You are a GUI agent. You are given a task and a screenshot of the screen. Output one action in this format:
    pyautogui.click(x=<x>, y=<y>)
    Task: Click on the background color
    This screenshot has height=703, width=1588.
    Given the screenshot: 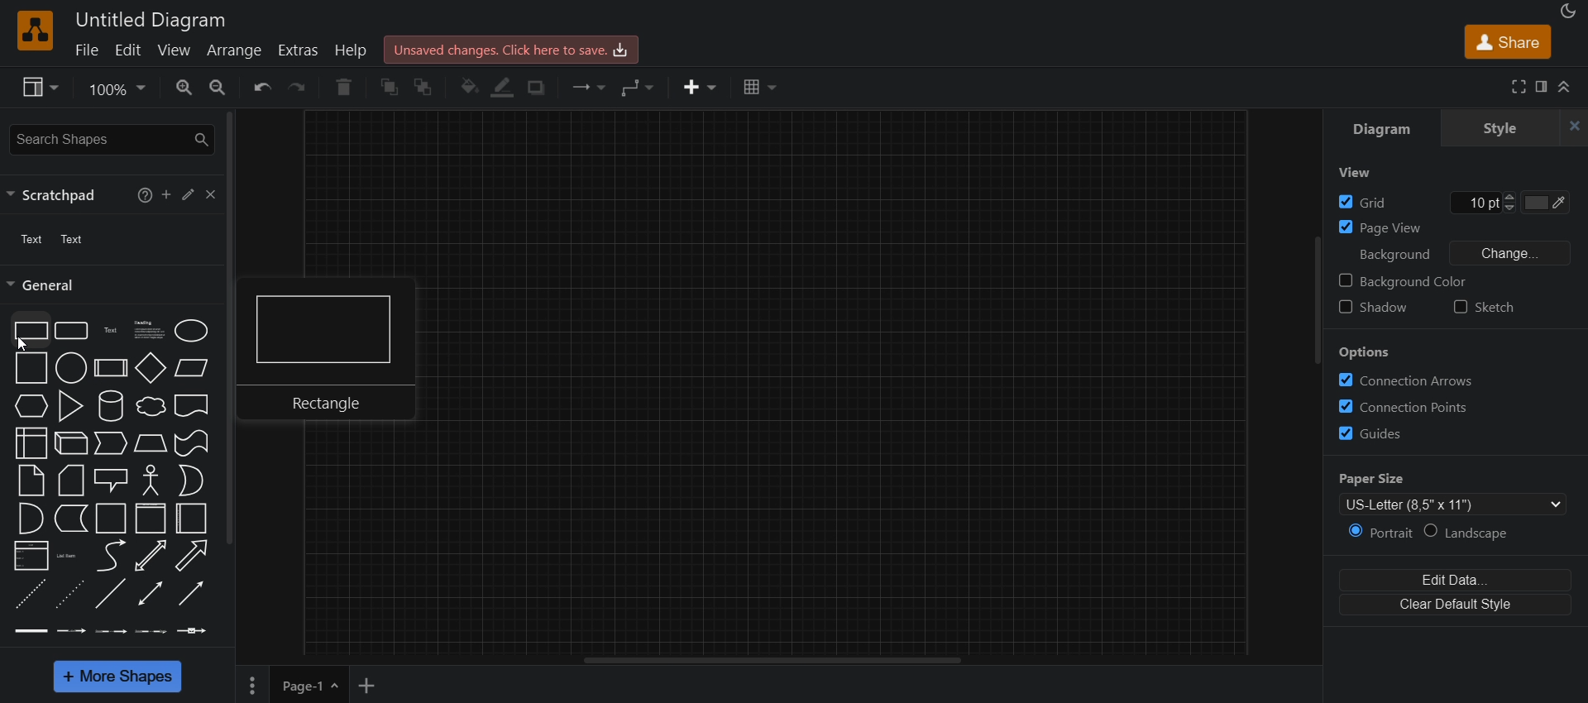 What is the action you would take?
    pyautogui.click(x=1409, y=280)
    